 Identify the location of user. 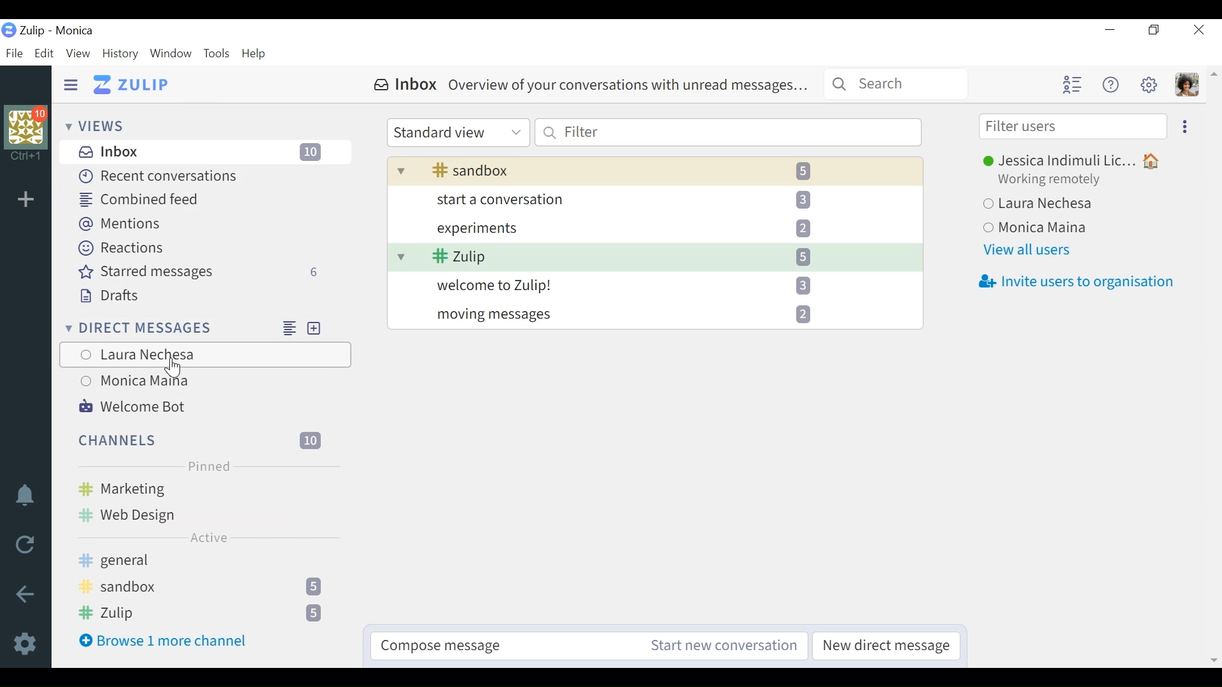
(175, 370).